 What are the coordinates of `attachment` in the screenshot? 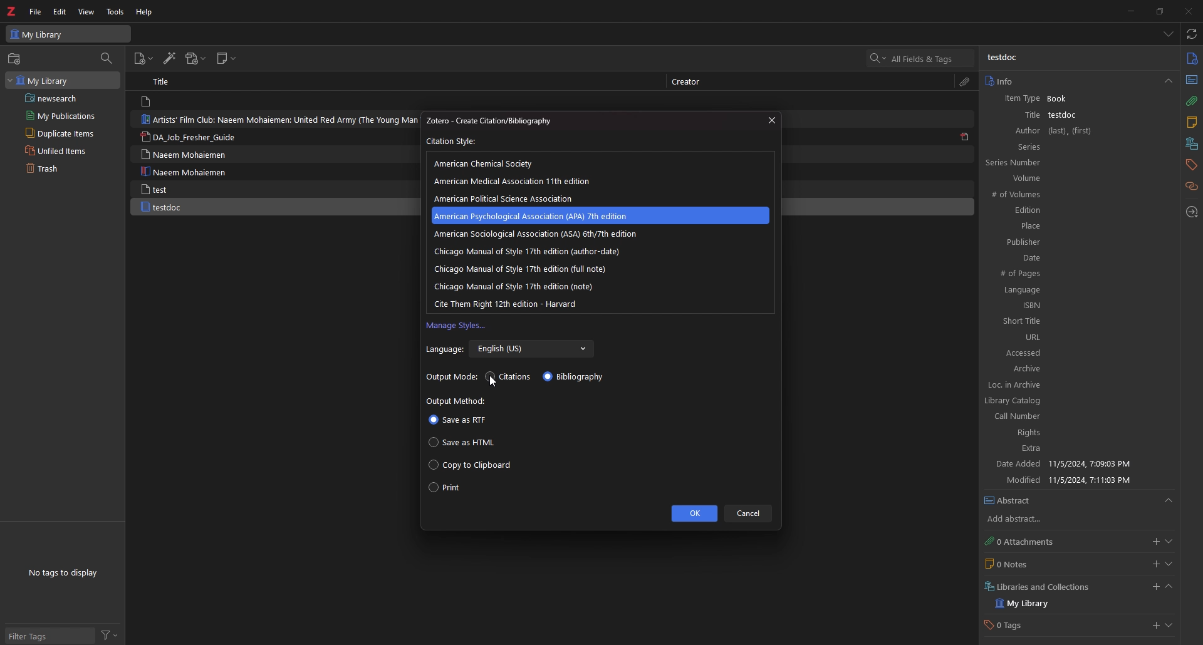 It's located at (1191, 101).